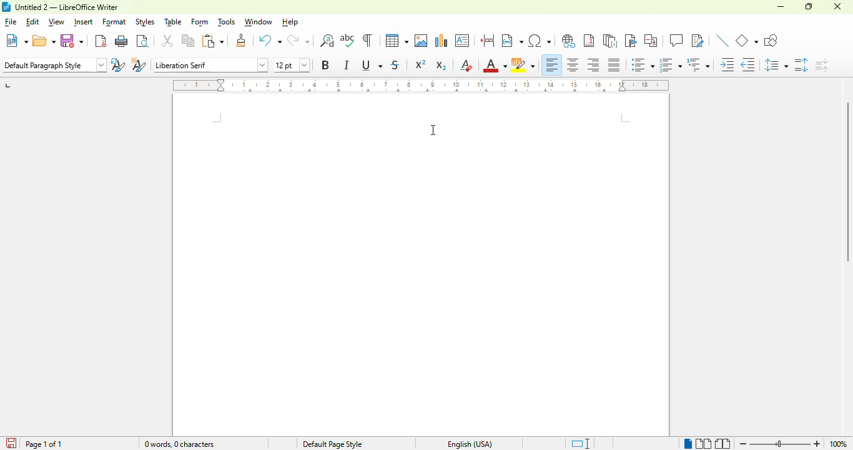 This screenshot has width=853, height=450. I want to click on page 1 of 1, so click(44, 444).